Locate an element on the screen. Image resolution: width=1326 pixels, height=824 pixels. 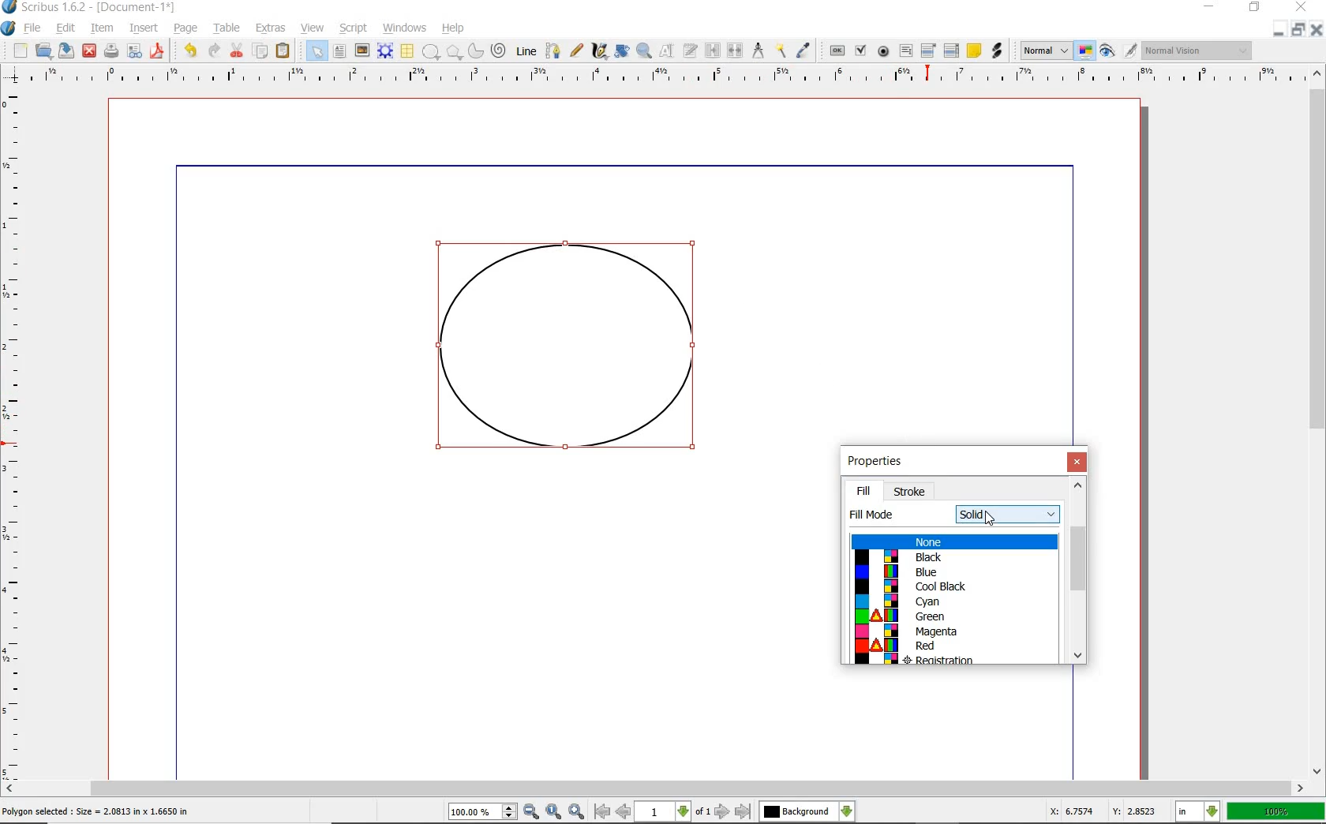
zoom in is located at coordinates (532, 812).